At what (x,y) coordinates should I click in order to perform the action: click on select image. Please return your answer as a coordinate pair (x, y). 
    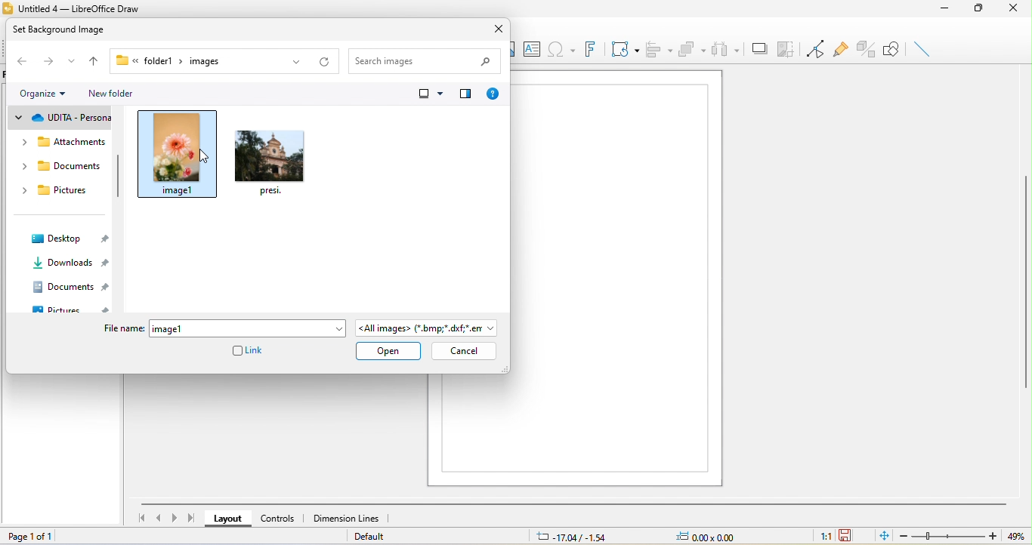
    Looking at the image, I should click on (178, 155).